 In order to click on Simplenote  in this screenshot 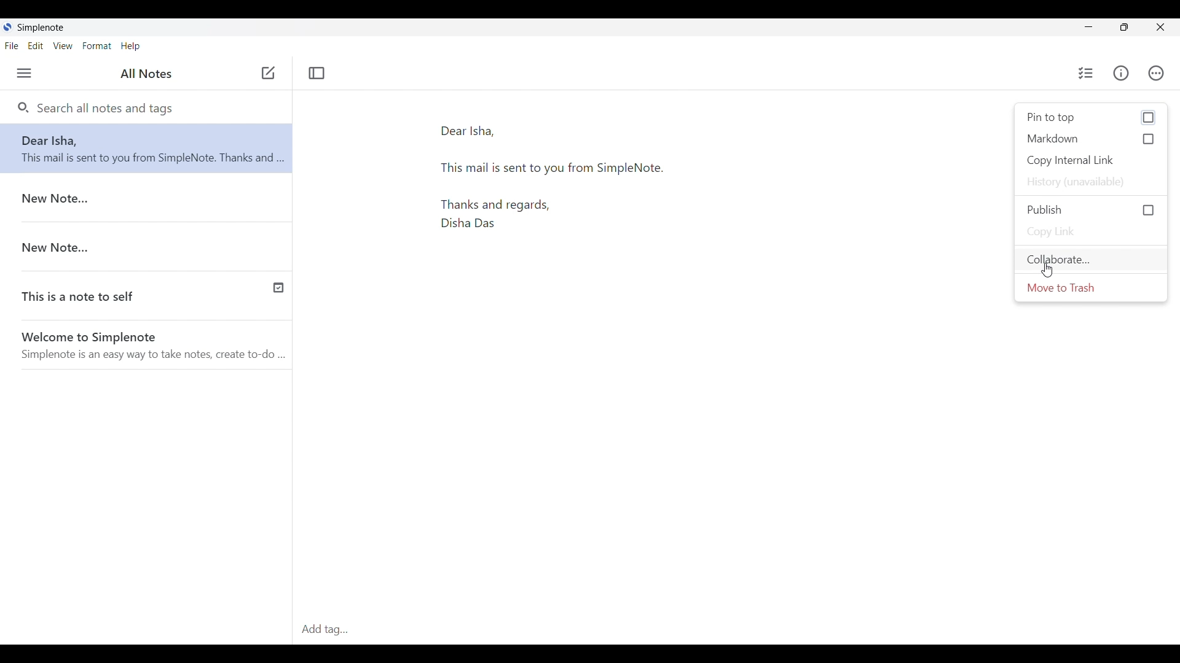, I will do `click(55, 28)`.